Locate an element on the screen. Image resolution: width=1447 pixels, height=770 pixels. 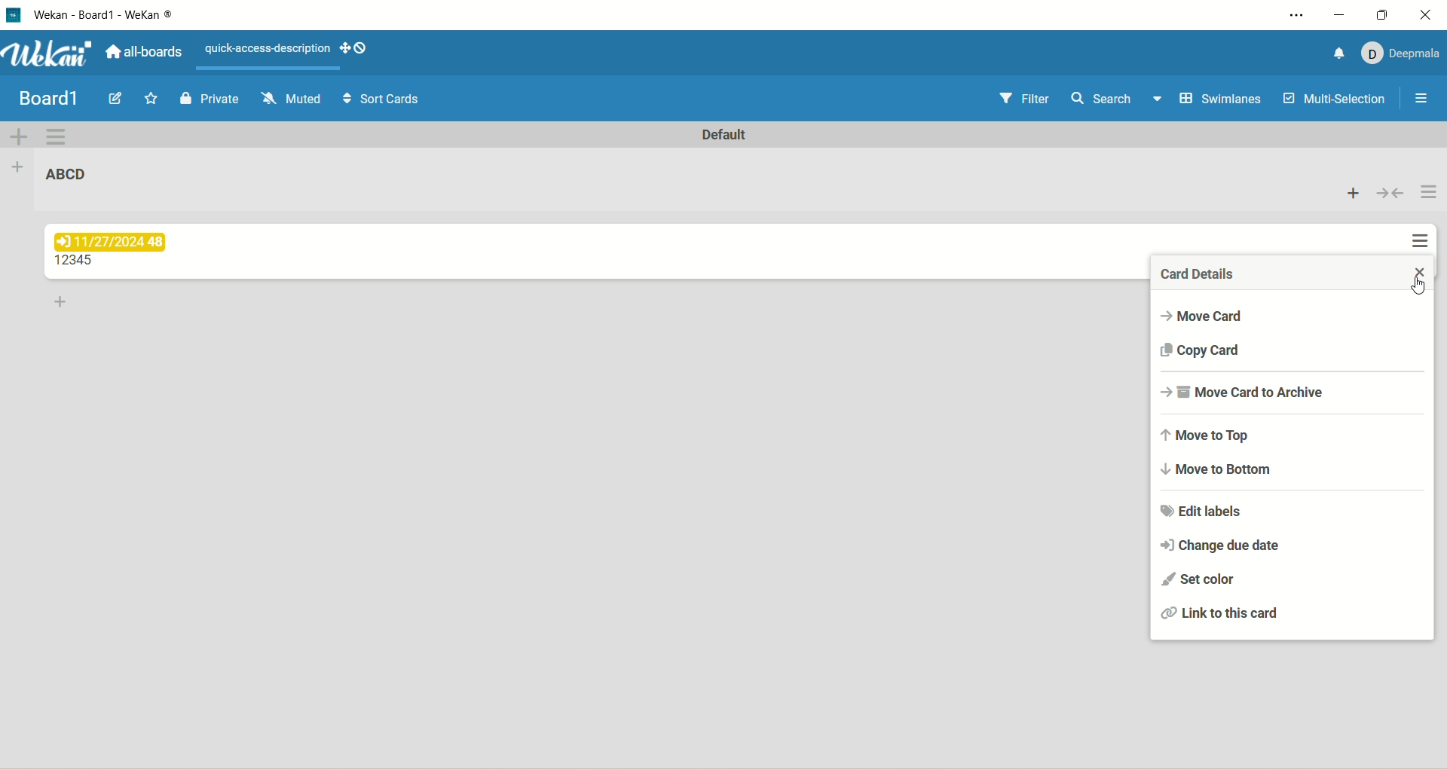
logo is located at coordinates (17, 16).